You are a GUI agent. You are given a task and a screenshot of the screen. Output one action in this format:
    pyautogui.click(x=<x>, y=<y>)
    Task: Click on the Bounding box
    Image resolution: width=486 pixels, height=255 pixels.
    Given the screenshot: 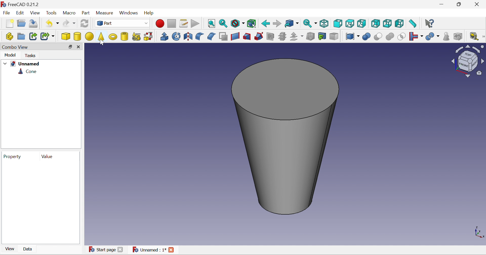 What is the action you would take?
    pyautogui.click(x=252, y=23)
    